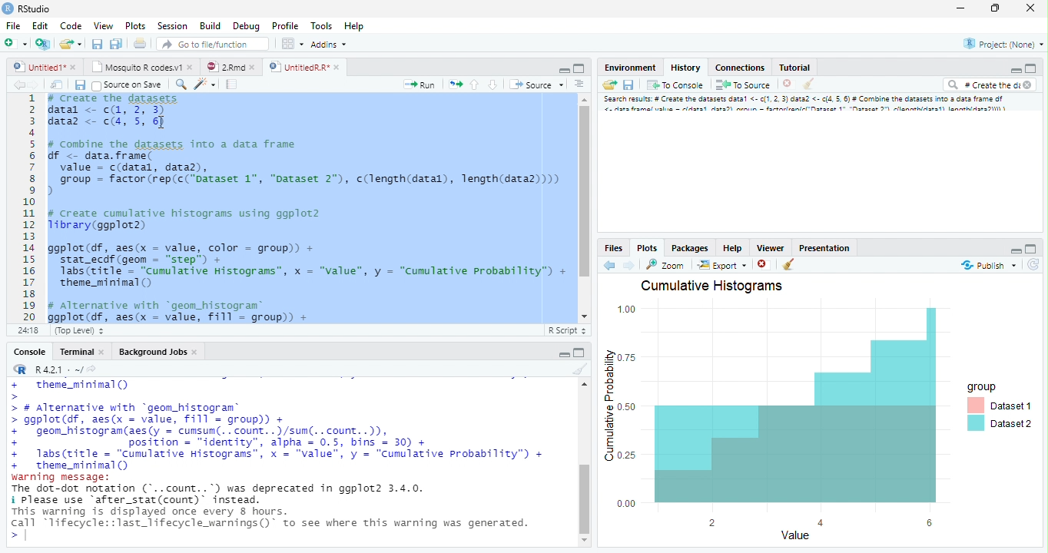 The image size is (1048, 553). I want to click on Terminal, so click(82, 351).